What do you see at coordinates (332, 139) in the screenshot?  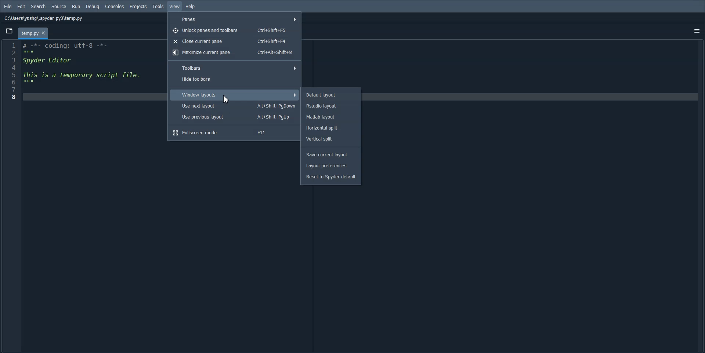 I see `Vertical Split` at bounding box center [332, 139].